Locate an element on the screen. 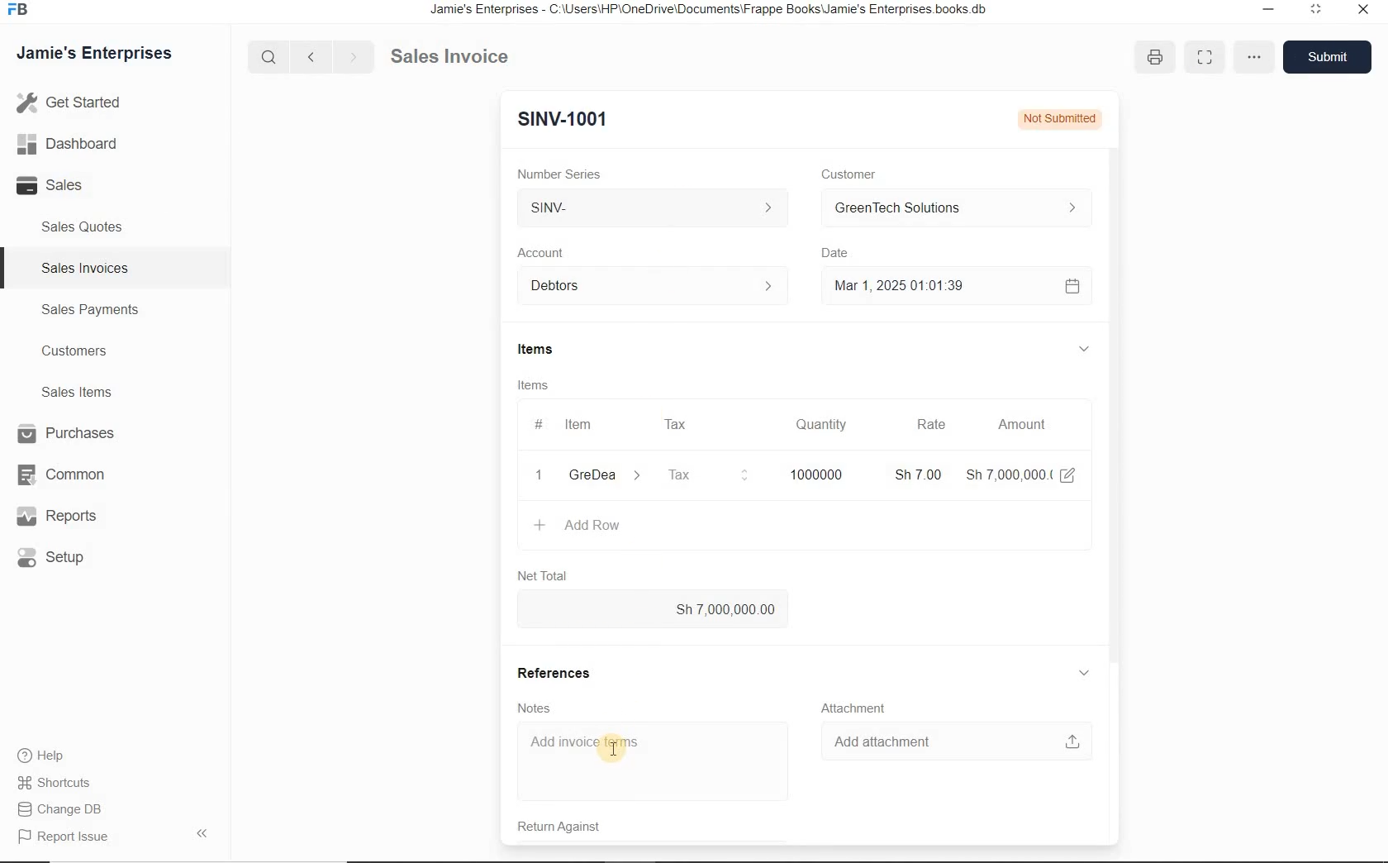 Image resolution: width=1388 pixels, height=863 pixels. Sales Payments is located at coordinates (90, 310).